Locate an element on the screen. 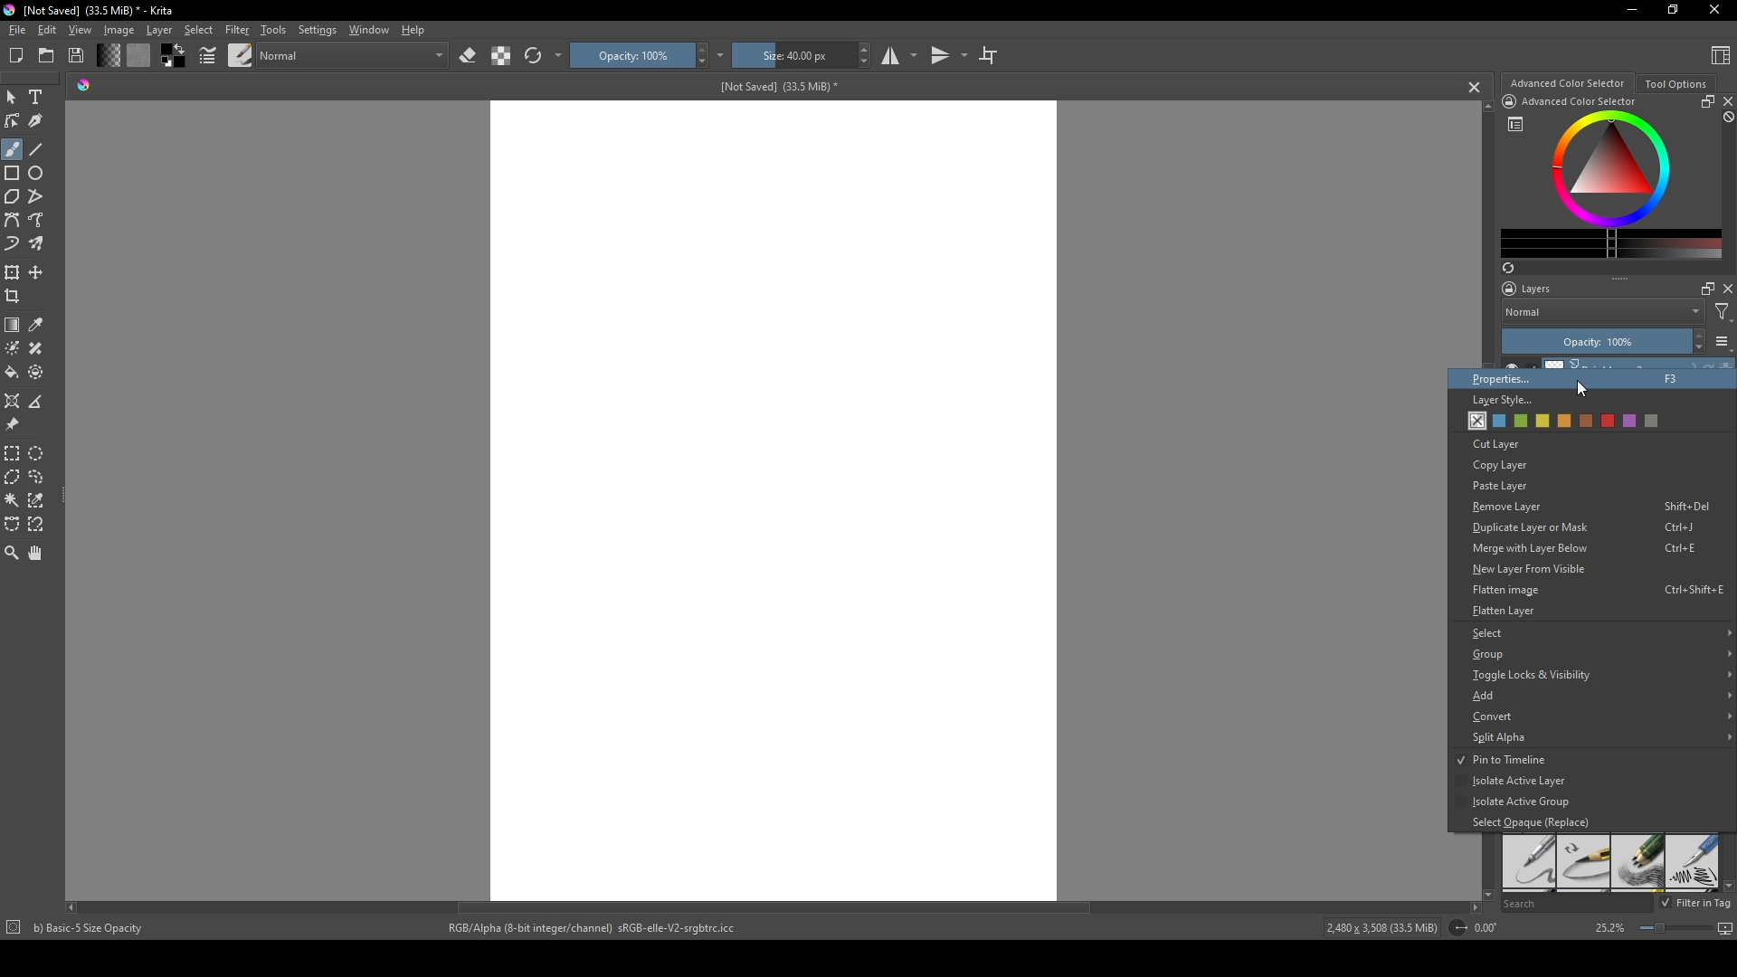  change shade is located at coordinates (108, 55).